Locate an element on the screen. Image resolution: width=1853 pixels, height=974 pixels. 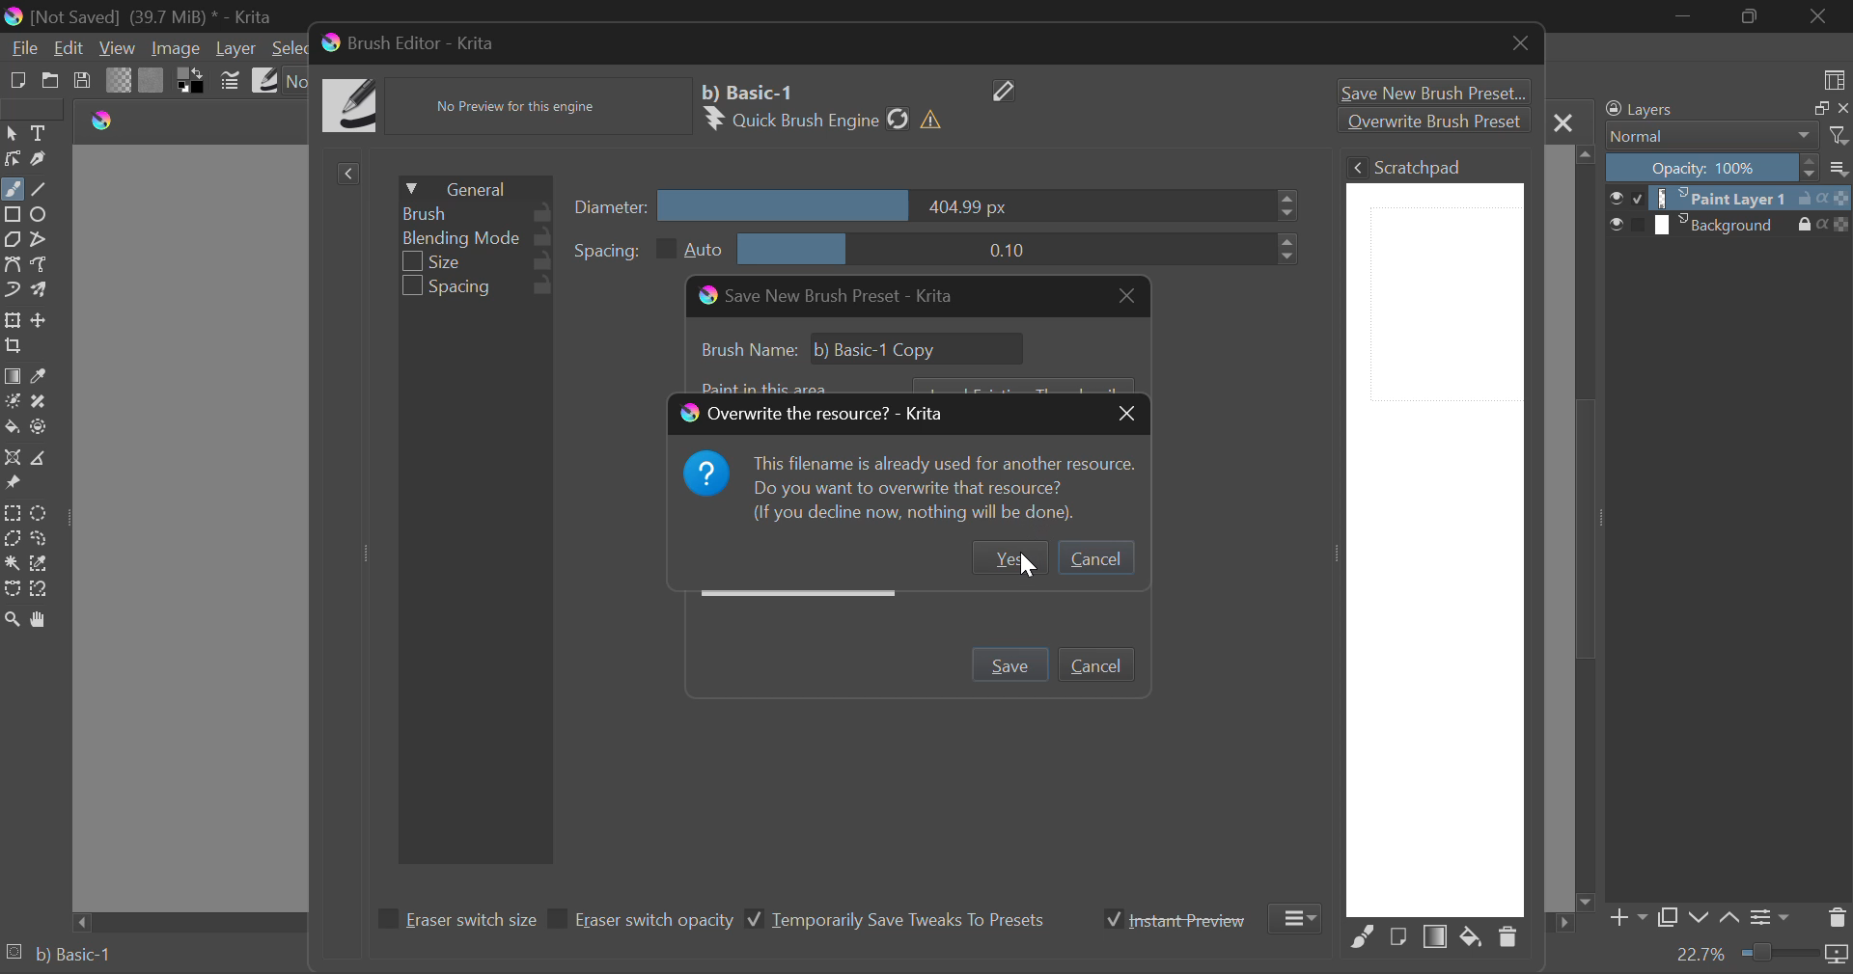
View is located at coordinates (118, 48).